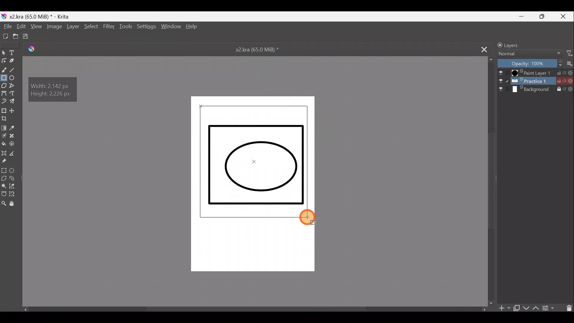 The image size is (574, 323). I want to click on Settings, so click(146, 27).